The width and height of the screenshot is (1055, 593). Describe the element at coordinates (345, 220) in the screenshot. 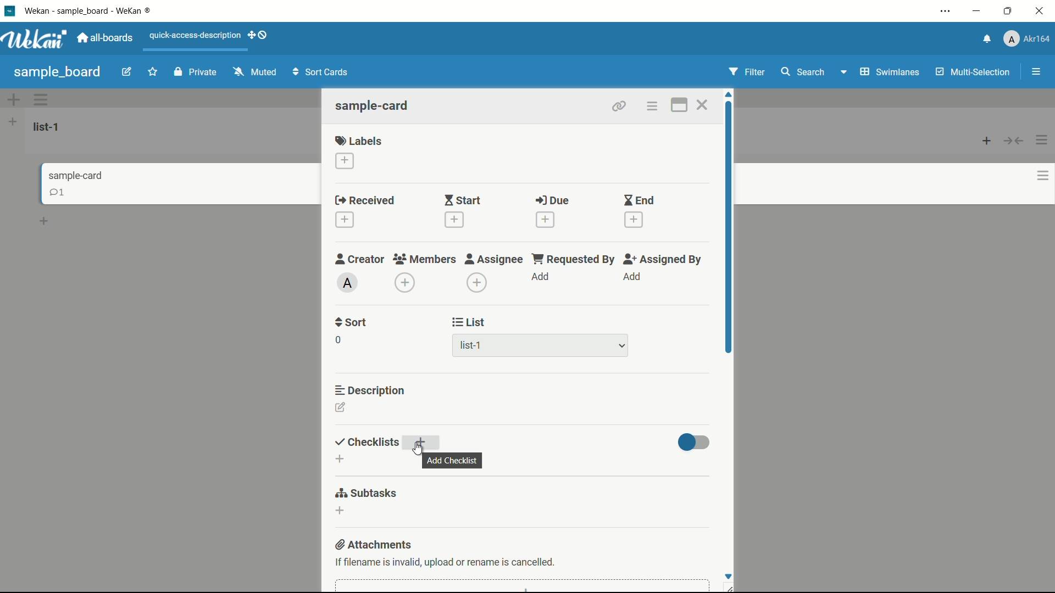

I see `add date` at that location.